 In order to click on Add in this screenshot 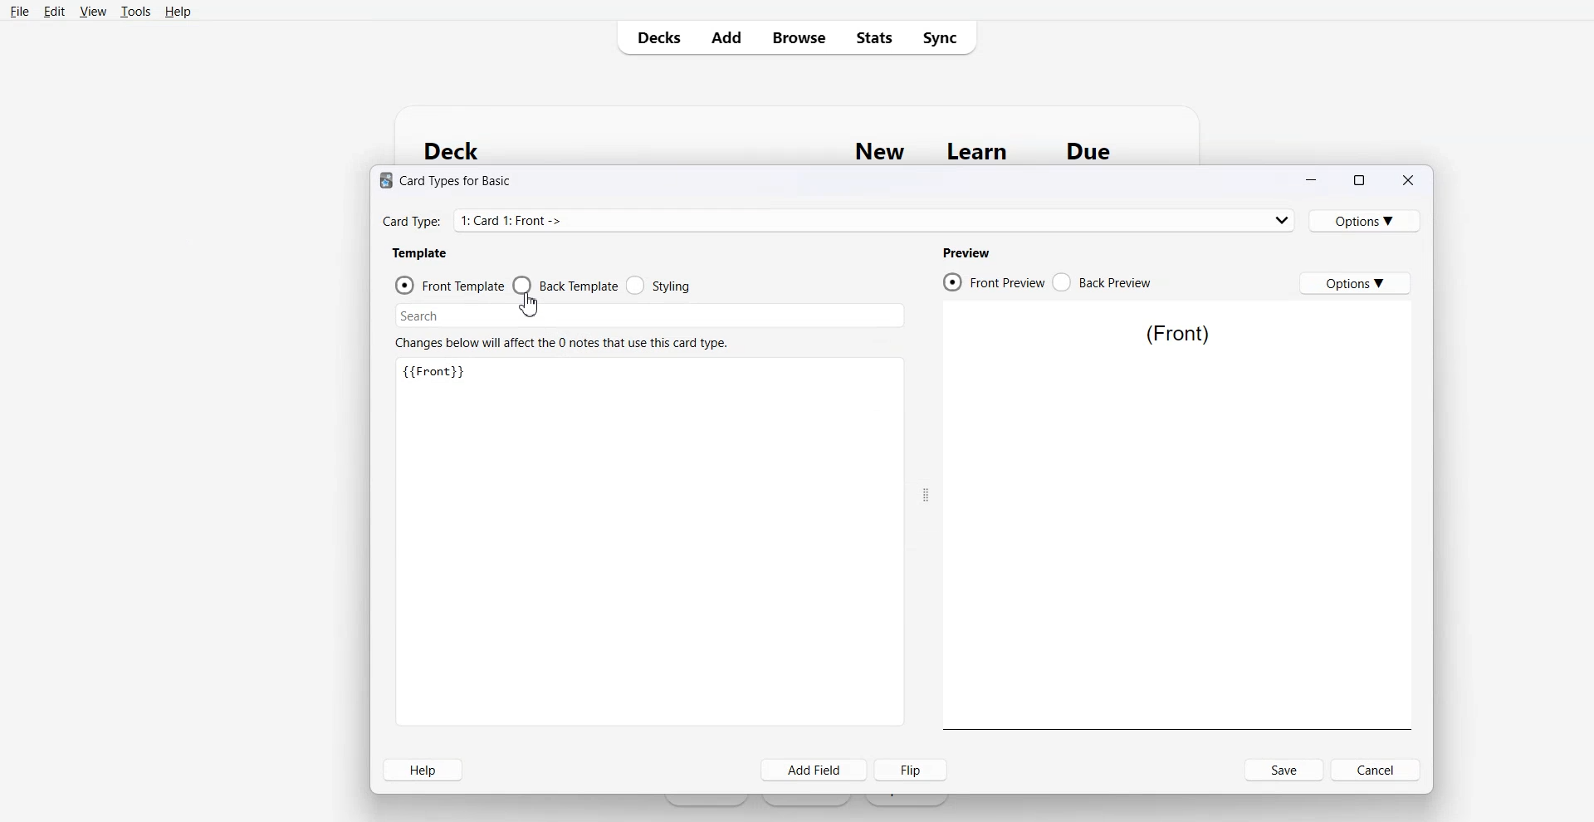, I will do `click(725, 37)`.